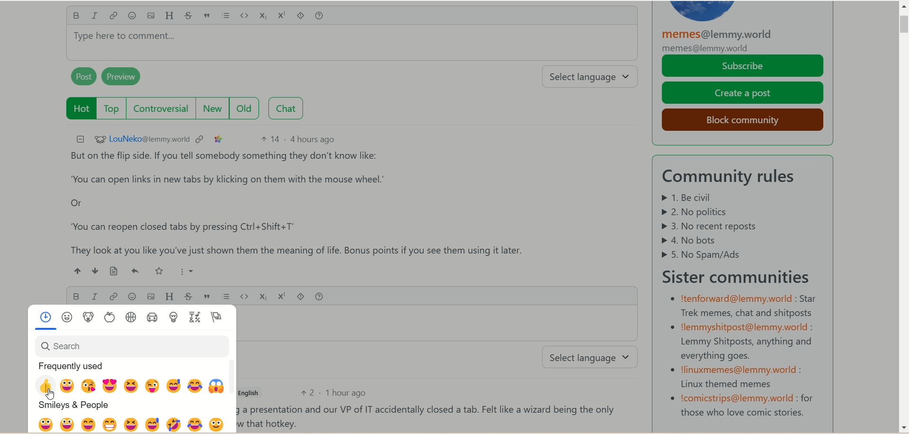 This screenshot has width=909, height=434. Describe the element at coordinates (594, 78) in the screenshot. I see `select language` at that location.